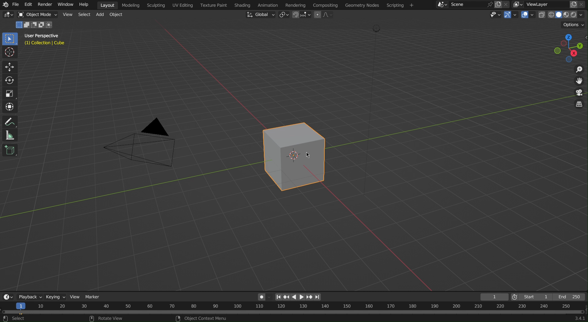 Image resolution: width=588 pixels, height=322 pixels. What do you see at coordinates (75, 297) in the screenshot?
I see `View` at bounding box center [75, 297].